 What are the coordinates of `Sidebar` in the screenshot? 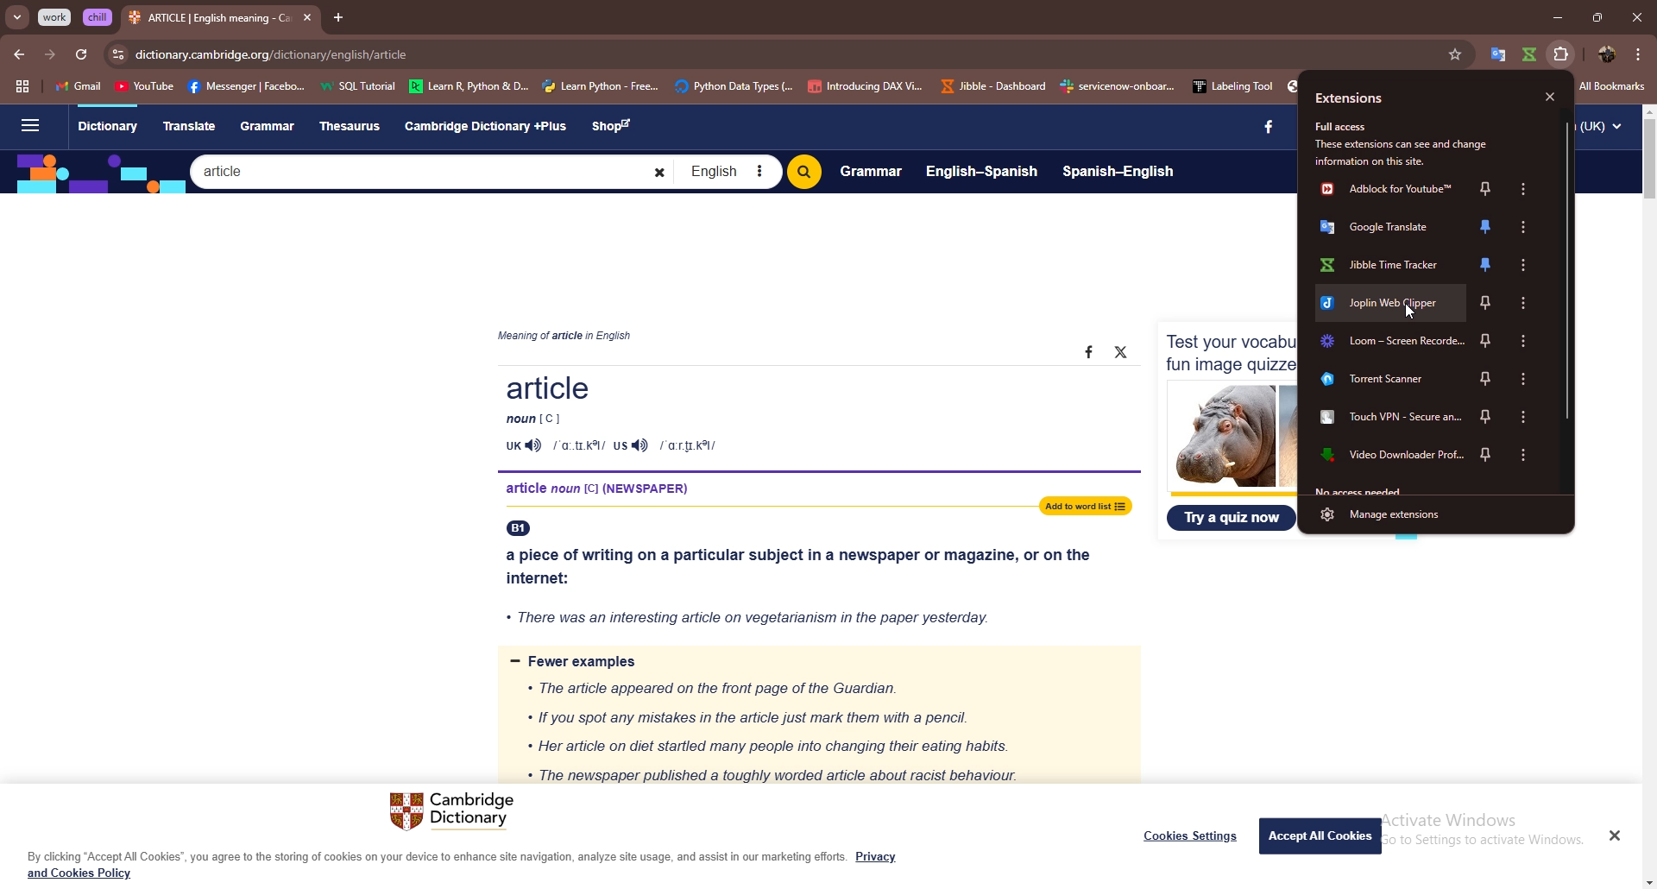 It's located at (28, 127).